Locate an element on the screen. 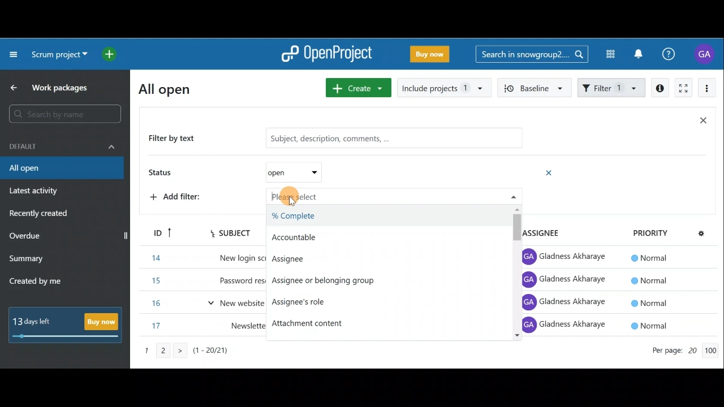  Item 7 is located at coordinates (595, 282).